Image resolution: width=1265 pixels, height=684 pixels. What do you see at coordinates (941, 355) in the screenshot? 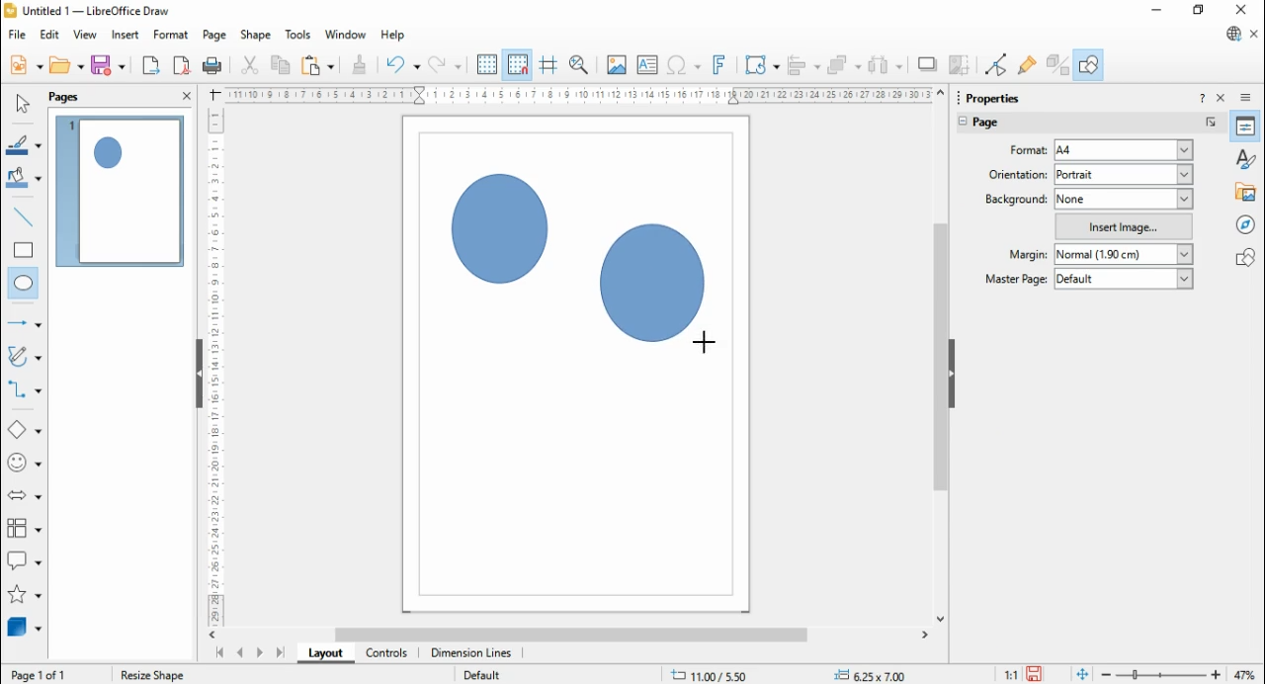
I see `scroll bar` at bounding box center [941, 355].